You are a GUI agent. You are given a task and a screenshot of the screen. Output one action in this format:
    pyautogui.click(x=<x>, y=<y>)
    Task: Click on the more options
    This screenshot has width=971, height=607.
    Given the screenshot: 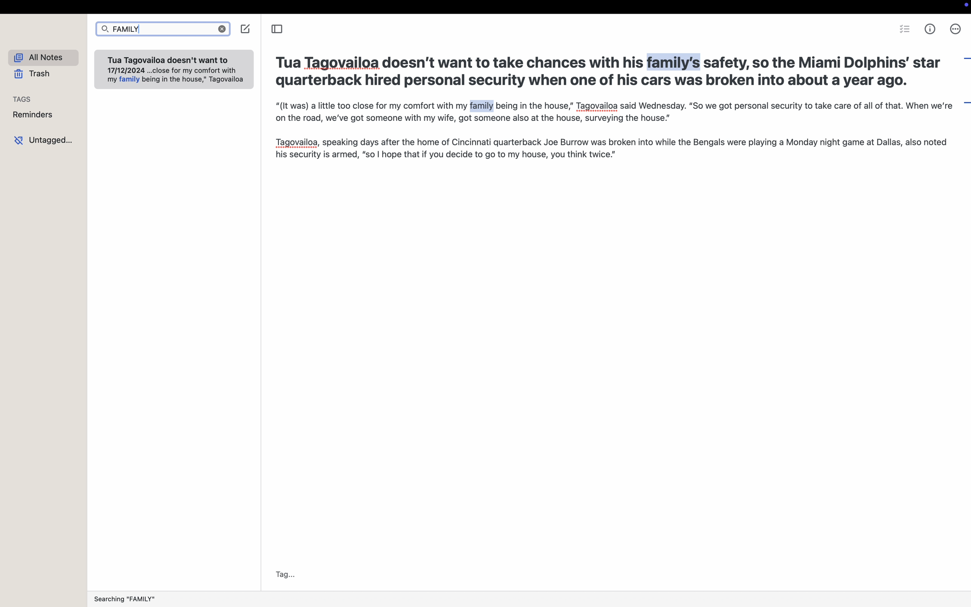 What is the action you would take?
    pyautogui.click(x=956, y=29)
    